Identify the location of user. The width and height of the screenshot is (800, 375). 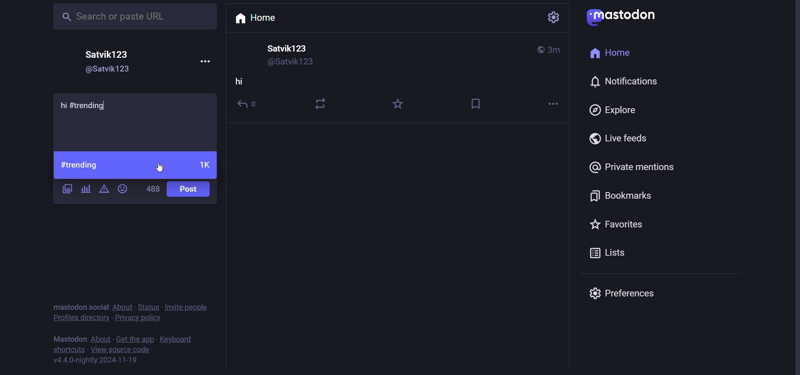
(108, 54).